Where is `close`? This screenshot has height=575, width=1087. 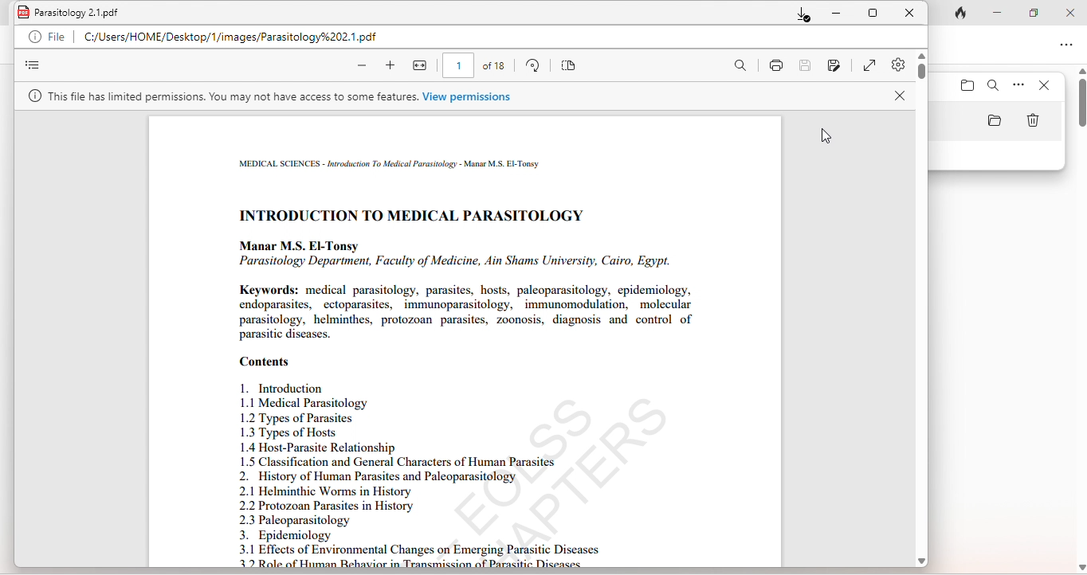
close is located at coordinates (1071, 11).